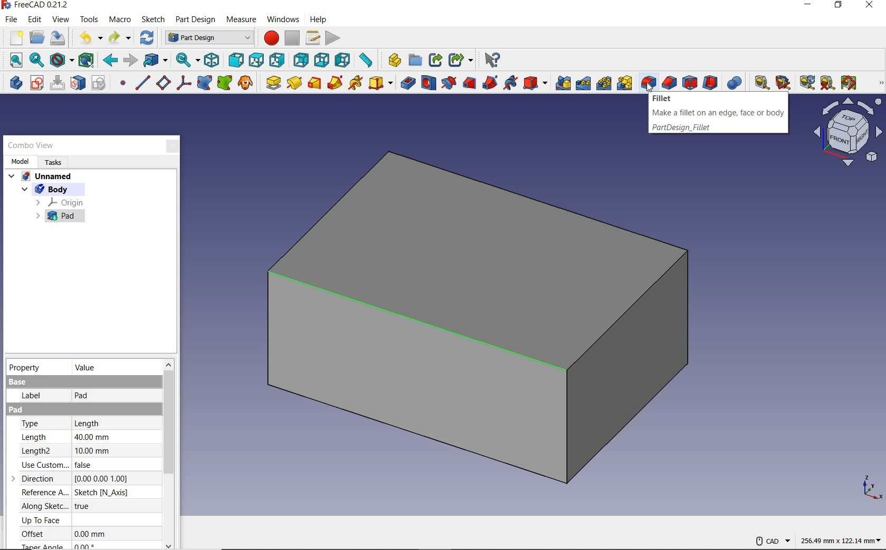 The height and width of the screenshot is (550, 886). Describe the element at coordinates (648, 81) in the screenshot. I see `fillet` at that location.